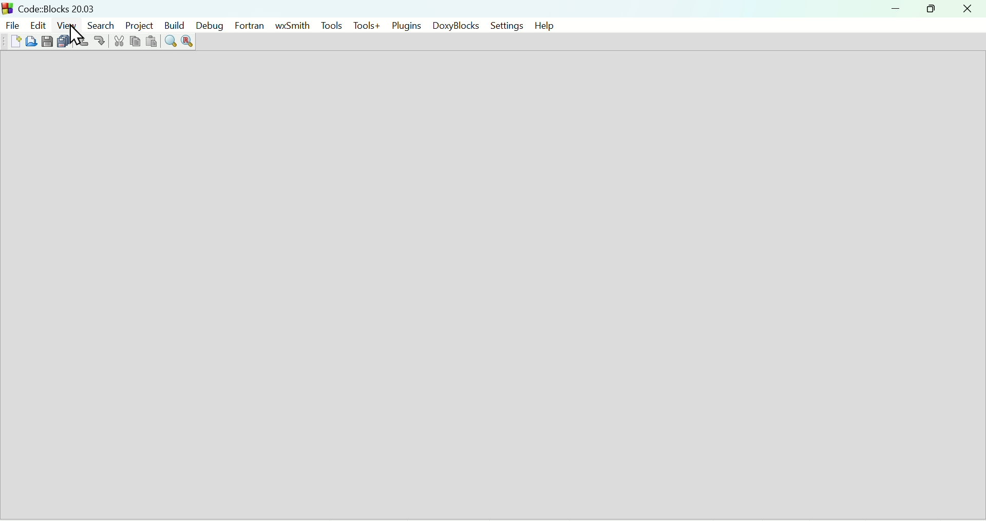 The image size is (986, 521). What do you see at coordinates (967, 9) in the screenshot?
I see `Close` at bounding box center [967, 9].